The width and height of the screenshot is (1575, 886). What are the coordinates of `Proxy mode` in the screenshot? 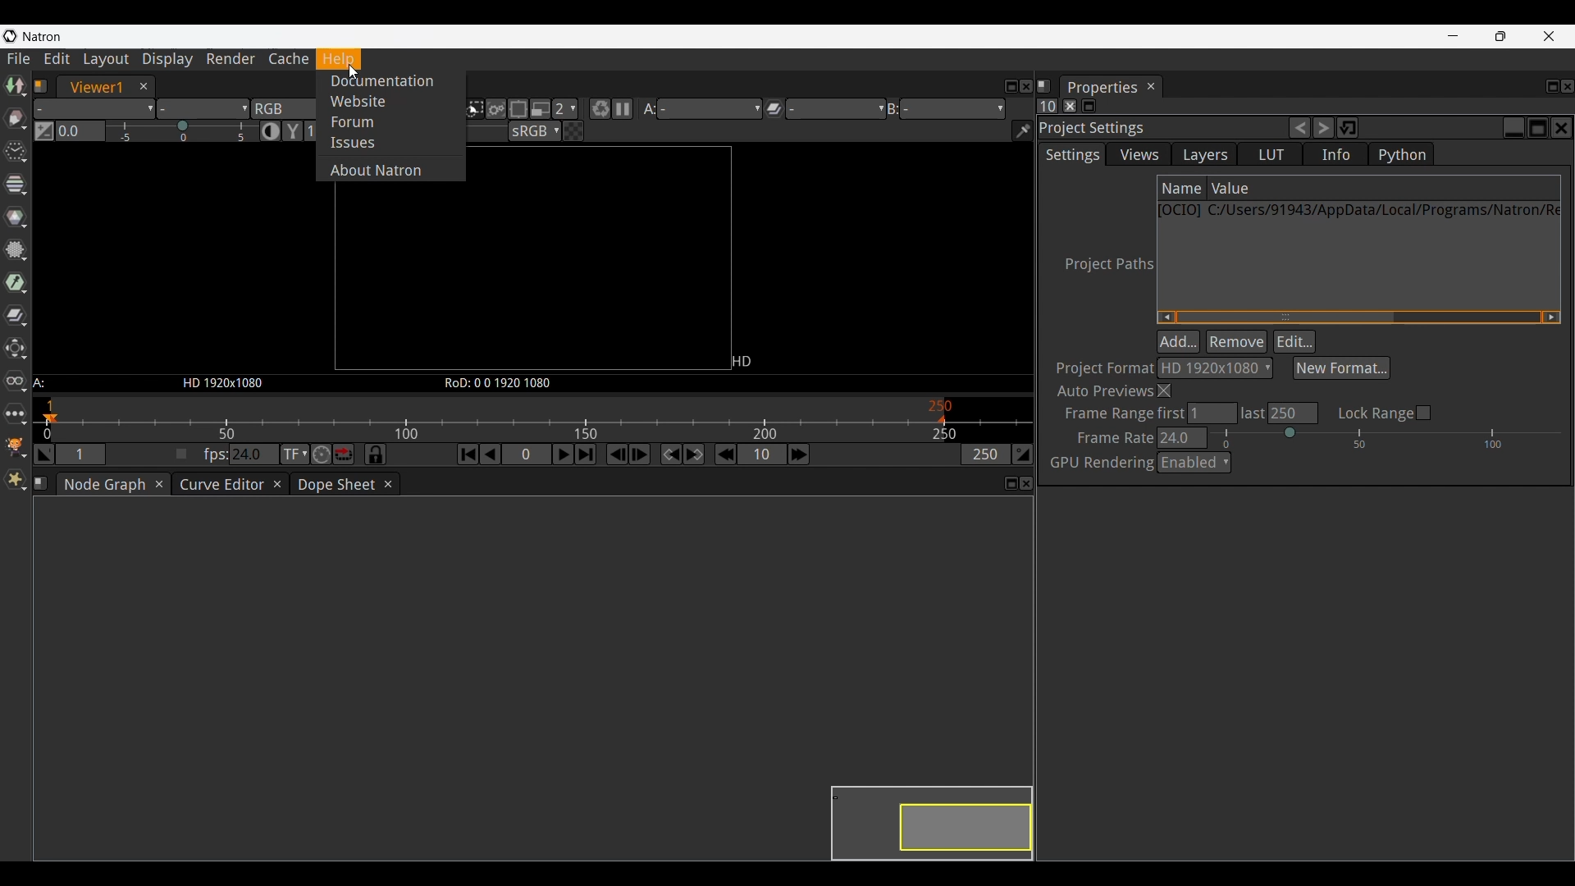 It's located at (541, 109).